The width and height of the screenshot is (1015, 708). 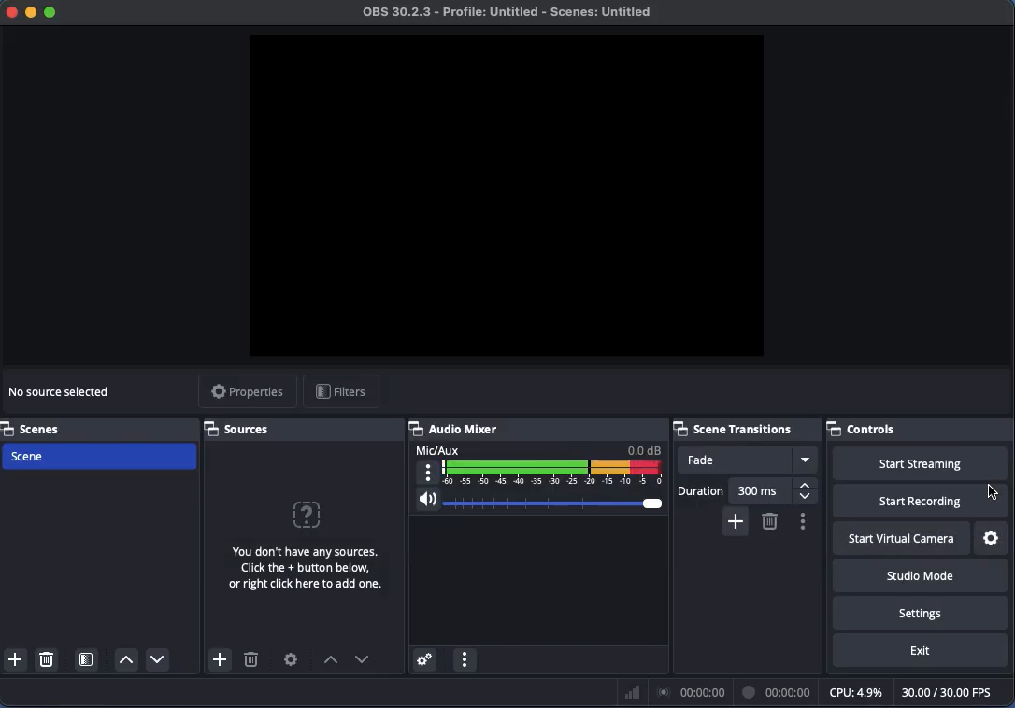 I want to click on Audio mixer menu, so click(x=465, y=660).